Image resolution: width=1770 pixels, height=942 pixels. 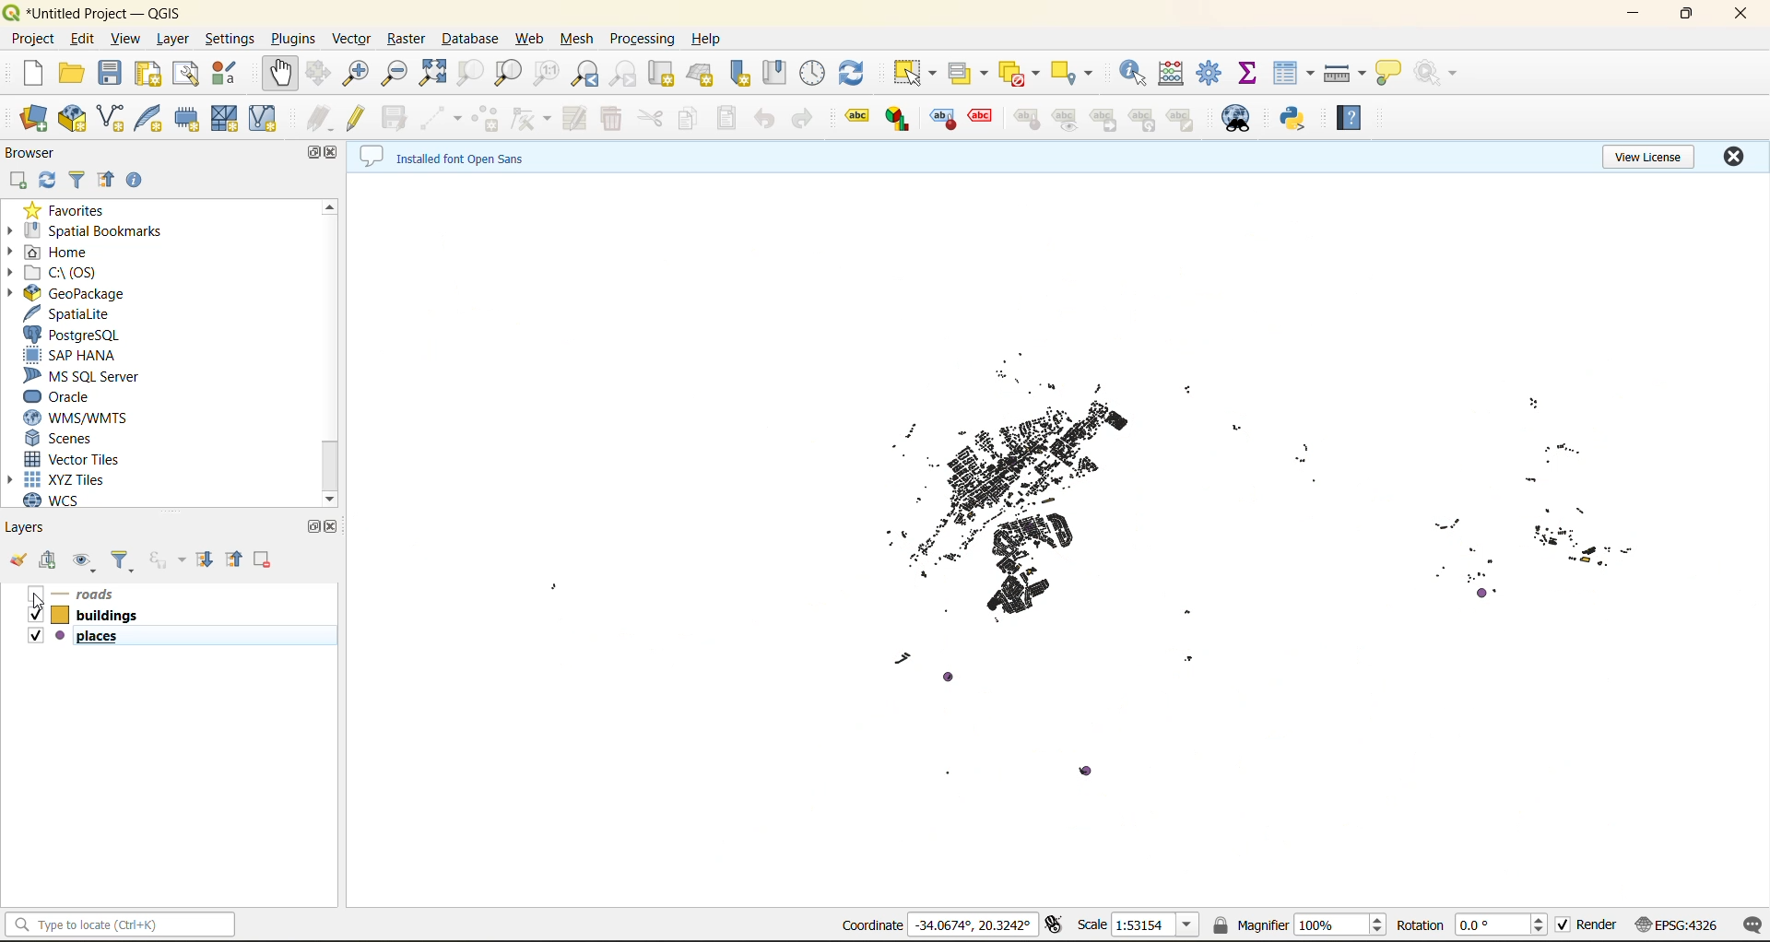 What do you see at coordinates (1104, 122) in the screenshot?
I see `labels toolbar 7` at bounding box center [1104, 122].